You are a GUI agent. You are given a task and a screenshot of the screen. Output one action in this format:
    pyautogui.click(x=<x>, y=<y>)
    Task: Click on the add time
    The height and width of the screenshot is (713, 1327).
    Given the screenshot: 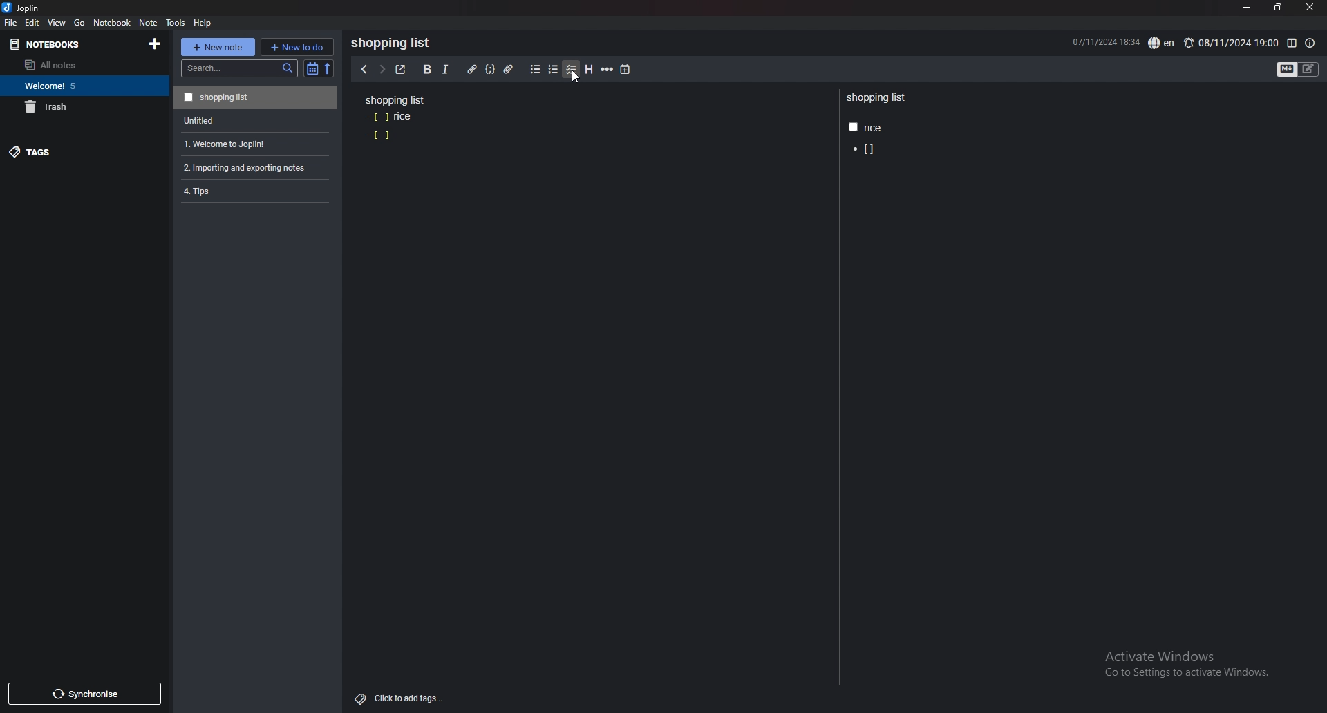 What is the action you would take?
    pyautogui.click(x=626, y=69)
    